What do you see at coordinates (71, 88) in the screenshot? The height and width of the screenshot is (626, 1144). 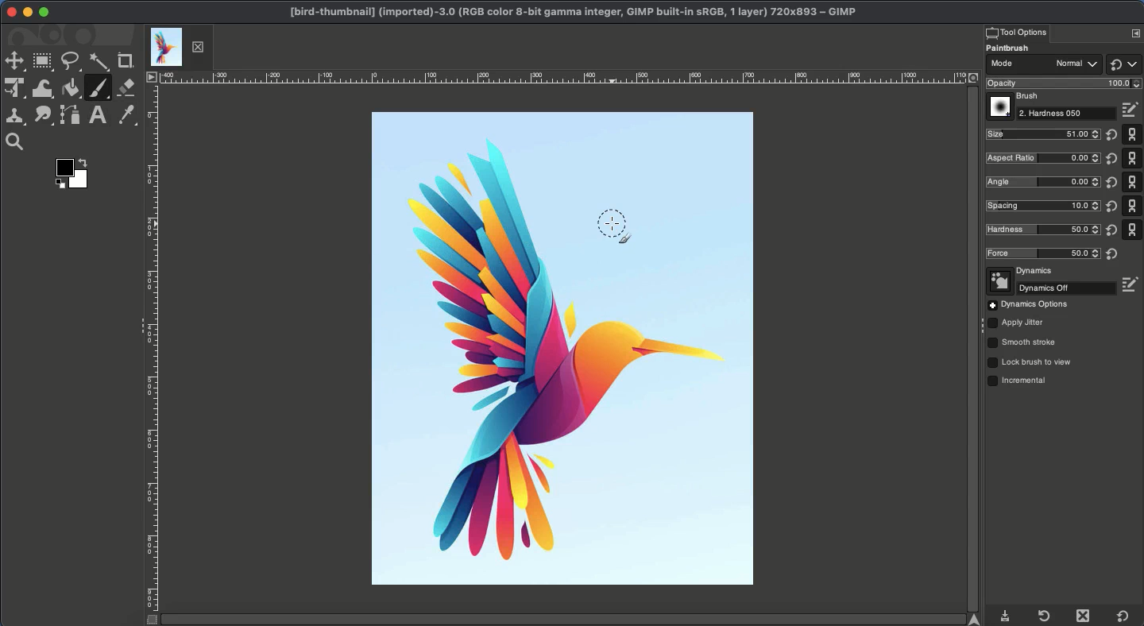 I see `Fill color` at bounding box center [71, 88].